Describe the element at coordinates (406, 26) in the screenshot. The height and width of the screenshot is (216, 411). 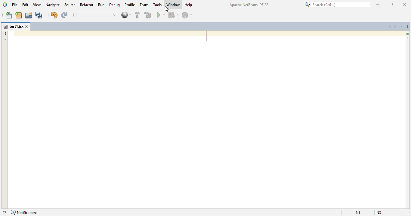
I see `maximize window` at that location.